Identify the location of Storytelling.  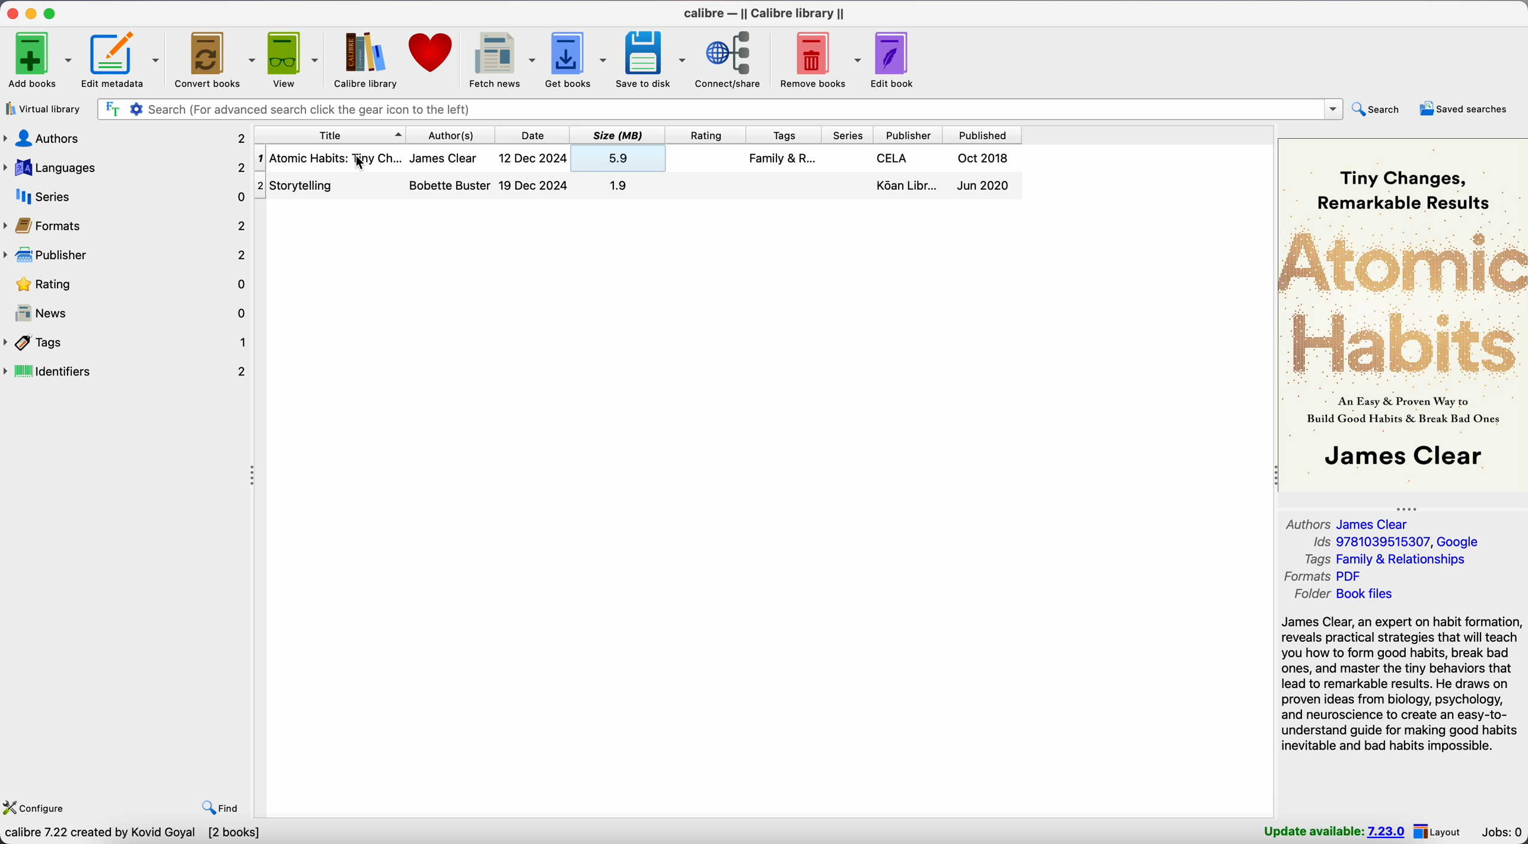
(638, 187).